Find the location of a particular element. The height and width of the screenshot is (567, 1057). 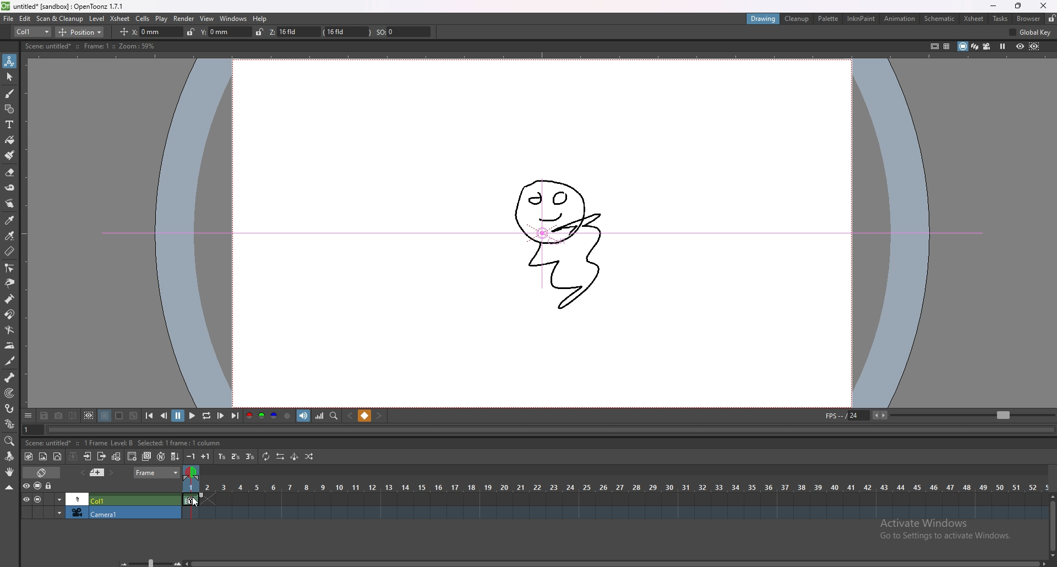

reframe on 2s is located at coordinates (235, 456).